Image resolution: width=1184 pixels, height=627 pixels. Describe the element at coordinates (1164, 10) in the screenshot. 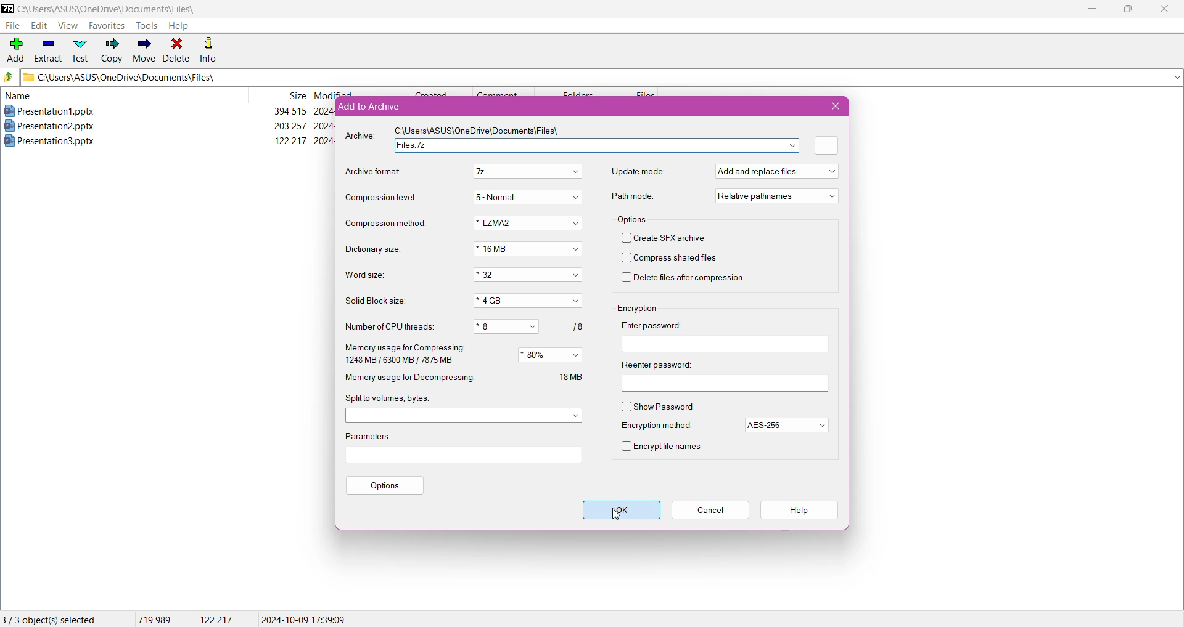

I see `Close` at that location.